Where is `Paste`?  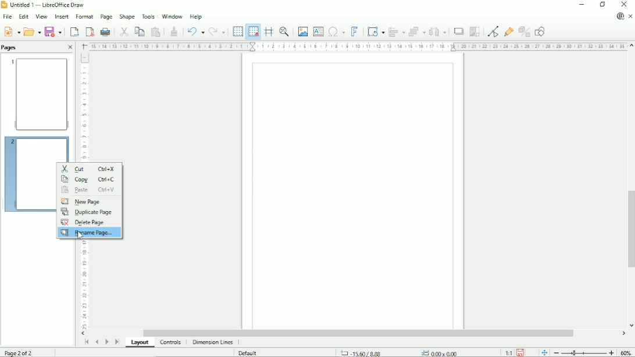 Paste is located at coordinates (156, 31).